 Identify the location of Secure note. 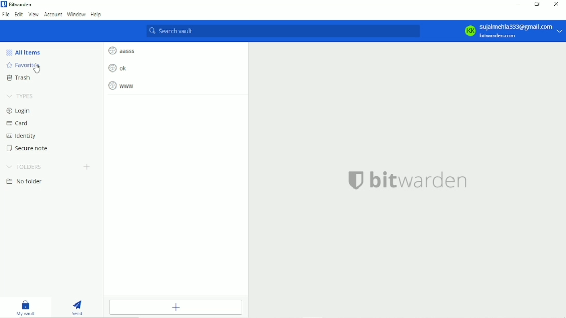
(30, 148).